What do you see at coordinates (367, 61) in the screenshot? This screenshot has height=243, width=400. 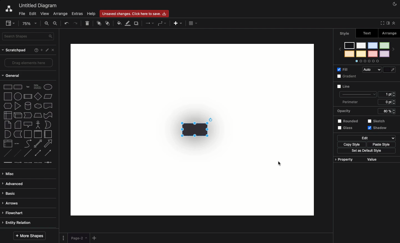 I see `Options` at bounding box center [367, 61].